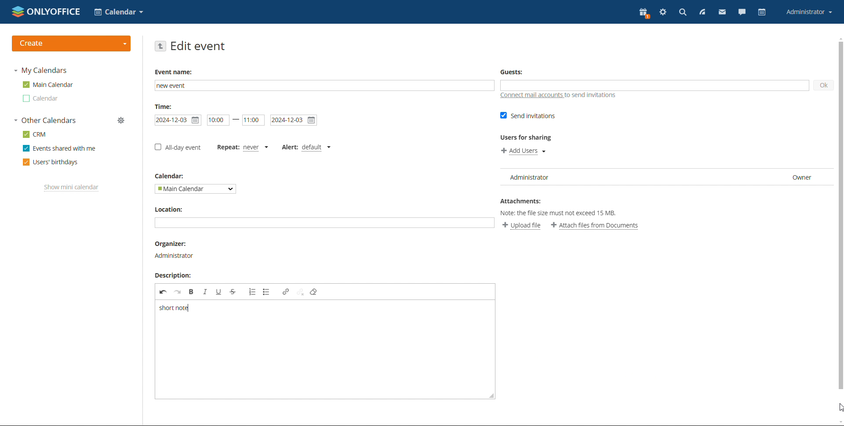  I want to click on scroll bar, so click(839, 217).